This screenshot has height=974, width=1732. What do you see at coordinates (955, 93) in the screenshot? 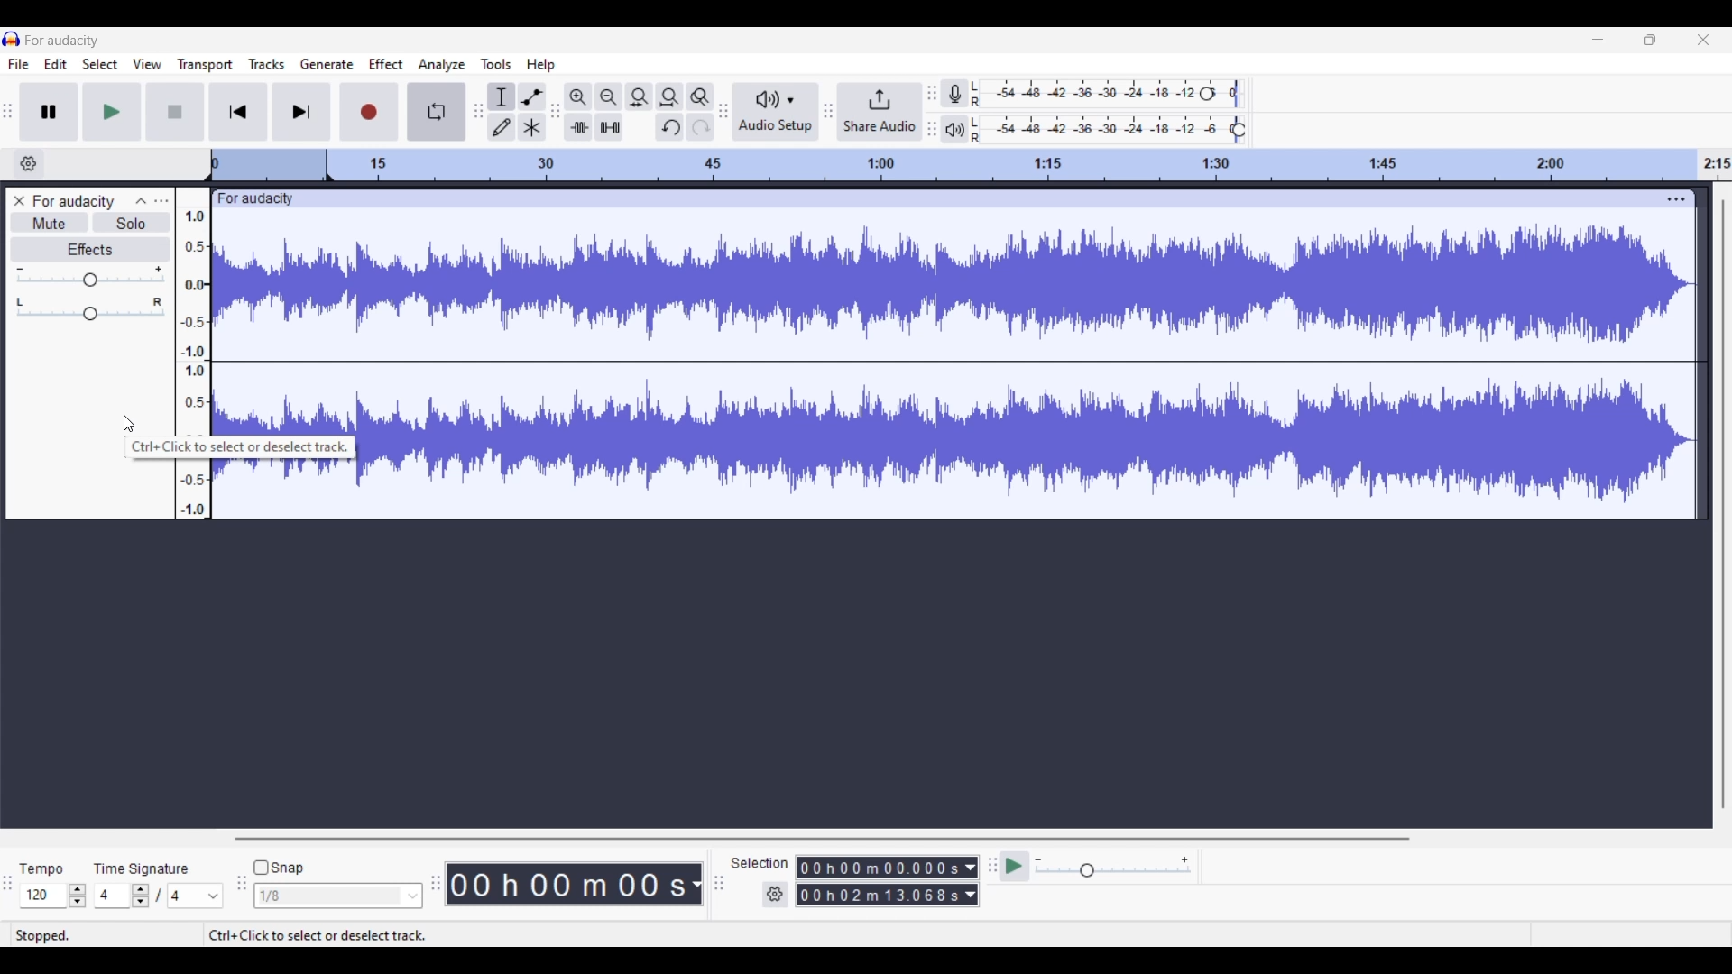
I see `Record meter` at bounding box center [955, 93].